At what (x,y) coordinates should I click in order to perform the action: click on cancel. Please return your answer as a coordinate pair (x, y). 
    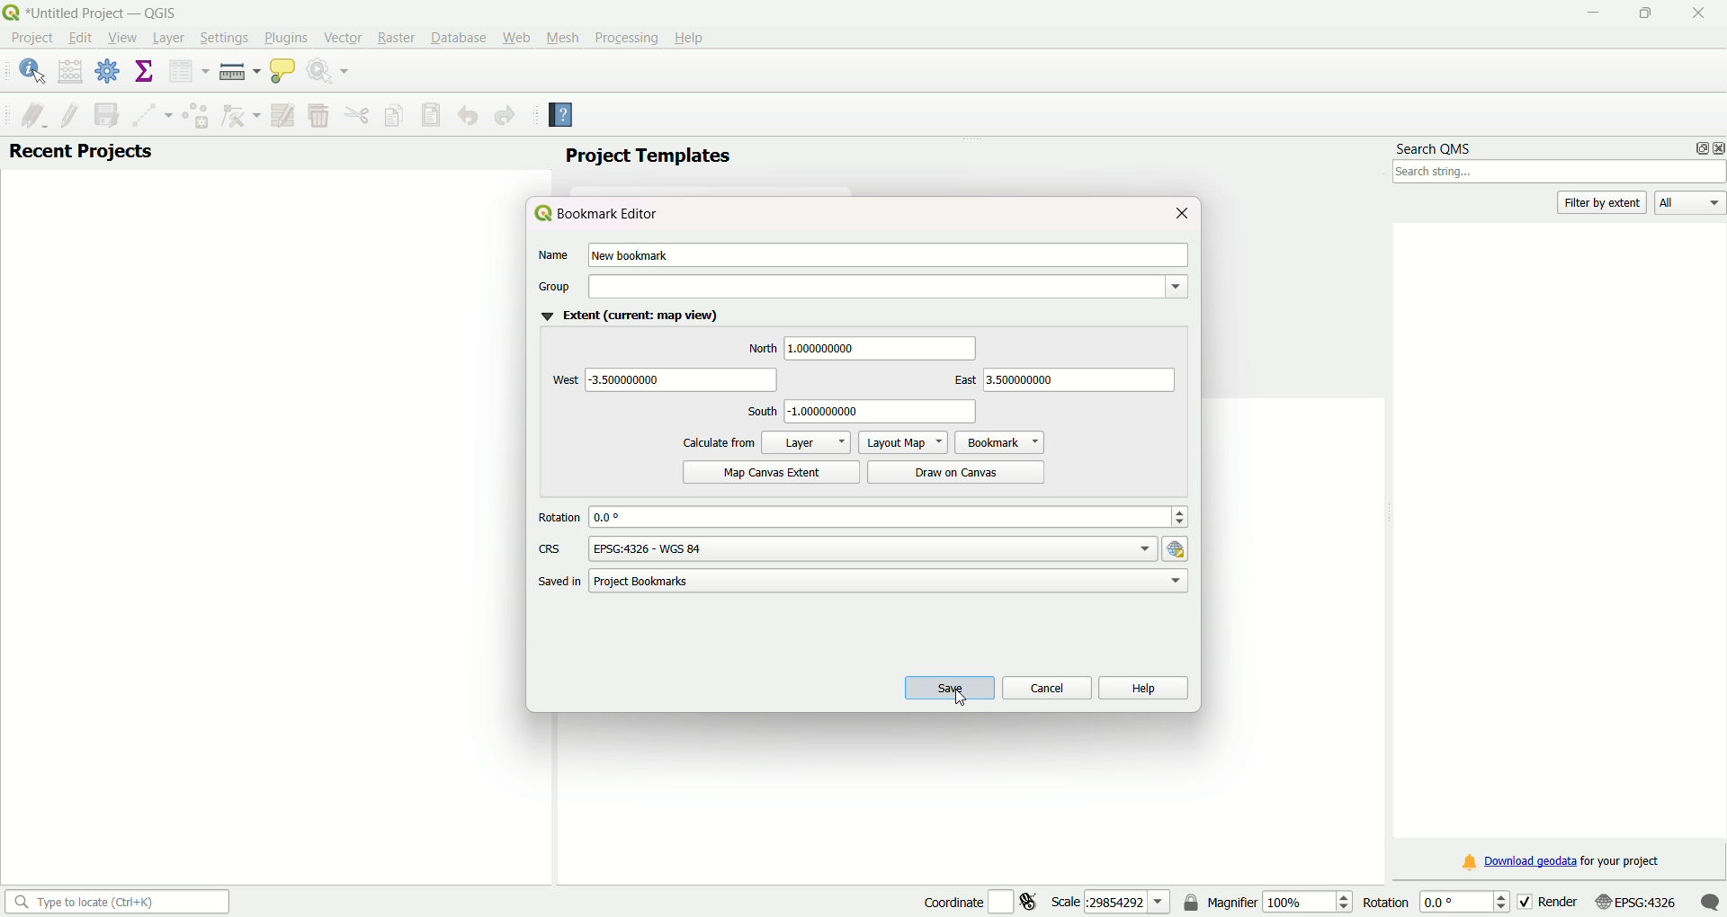
    Looking at the image, I should click on (1045, 686).